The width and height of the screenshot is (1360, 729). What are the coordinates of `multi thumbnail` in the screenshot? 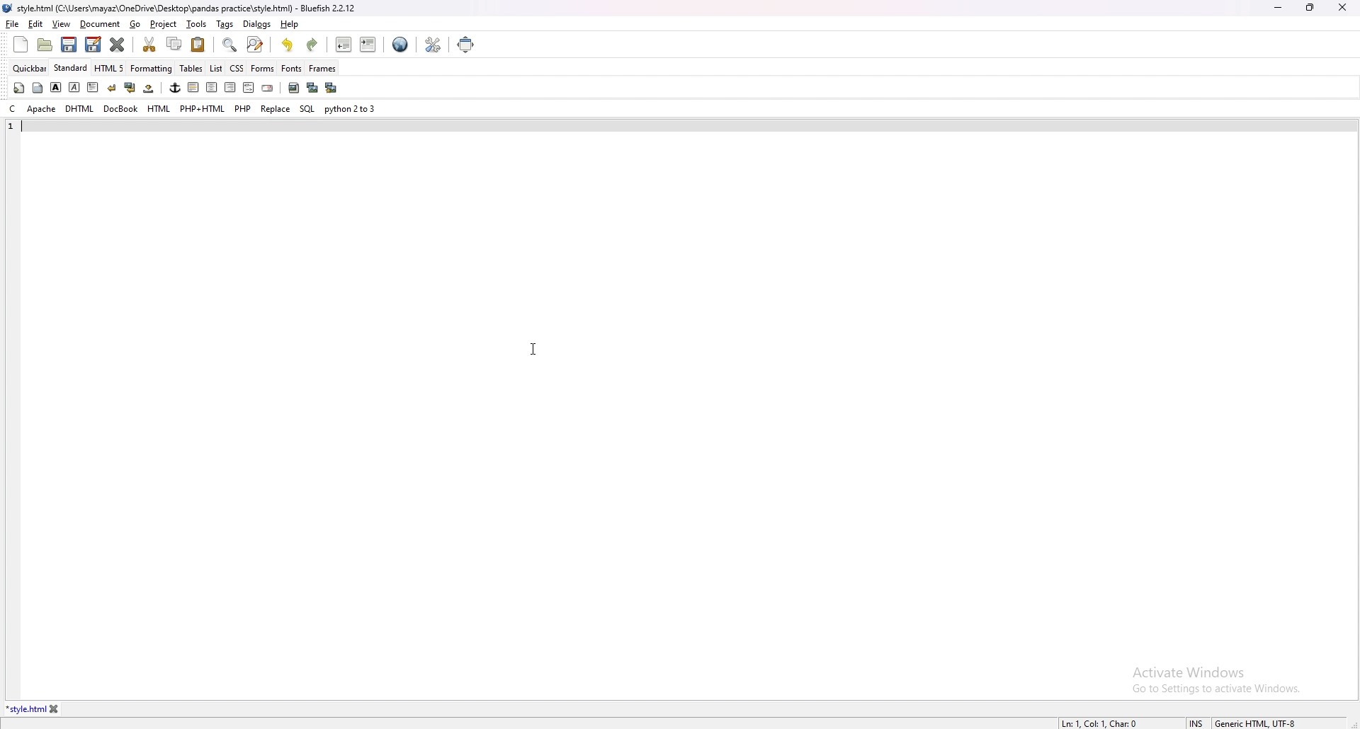 It's located at (330, 87).